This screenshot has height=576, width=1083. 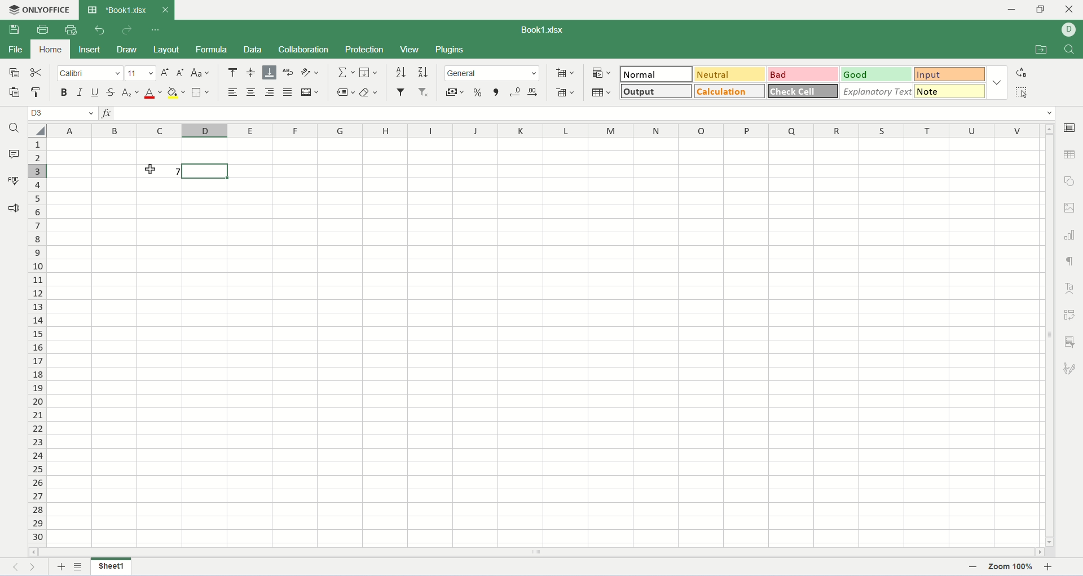 What do you see at coordinates (253, 72) in the screenshot?
I see `align middle` at bounding box center [253, 72].